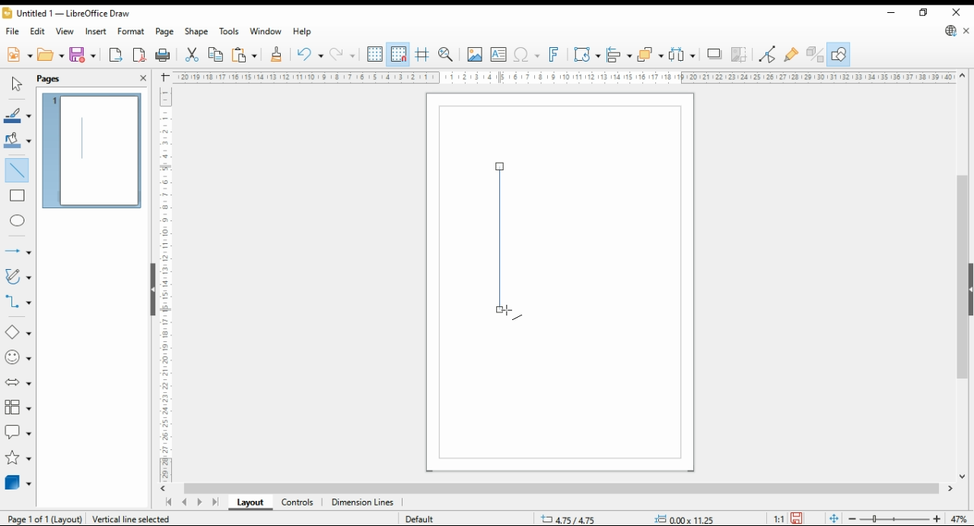  Describe the element at coordinates (65, 32) in the screenshot. I see `view` at that location.